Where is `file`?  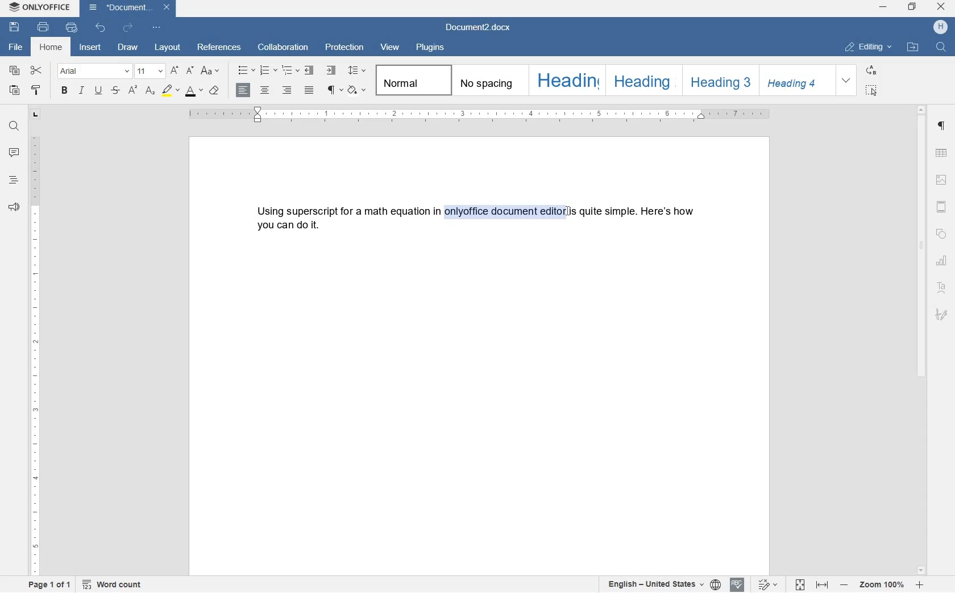
file is located at coordinates (14, 48).